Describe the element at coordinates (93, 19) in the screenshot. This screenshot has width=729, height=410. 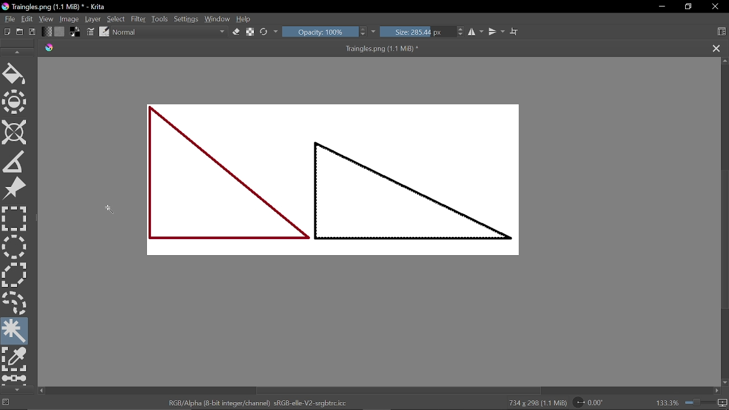
I see `Layer` at that location.